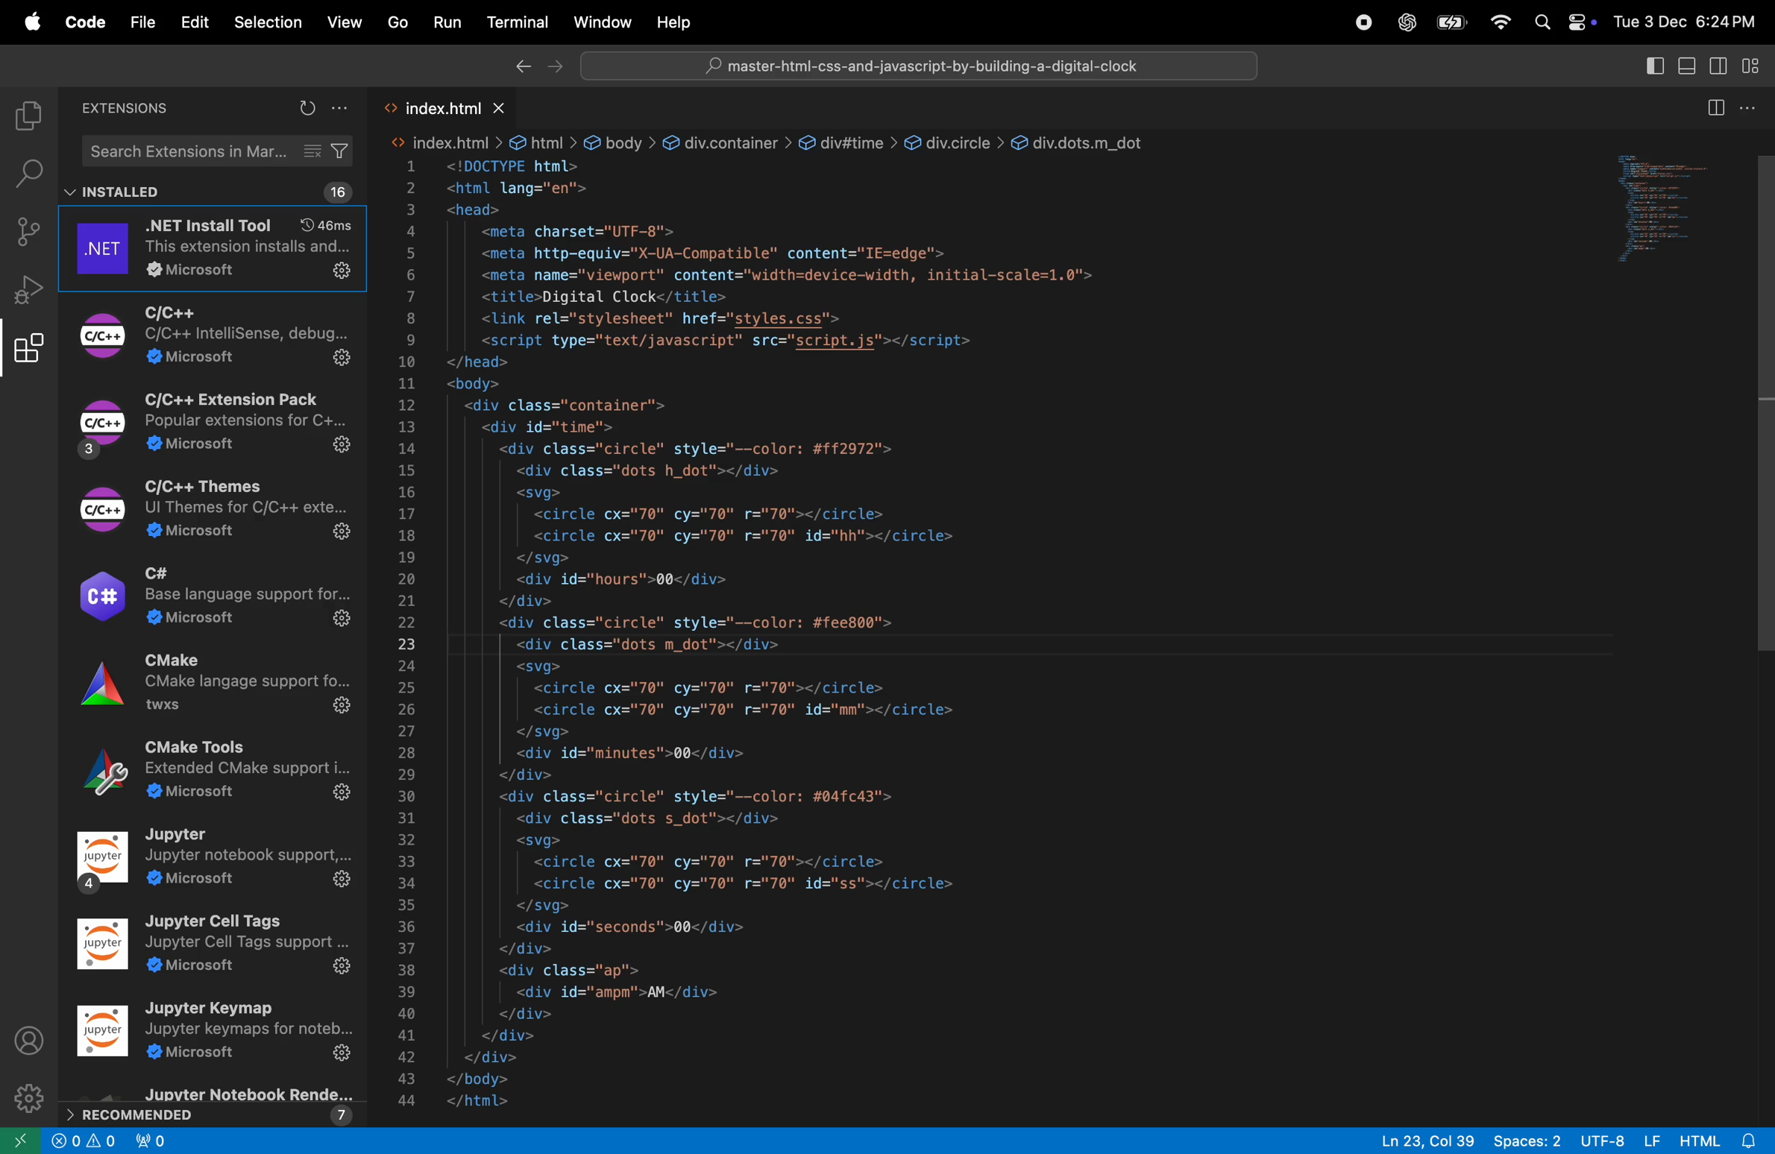 This screenshot has height=1154, width=1775. Describe the element at coordinates (917, 64) in the screenshot. I see `search bar` at that location.